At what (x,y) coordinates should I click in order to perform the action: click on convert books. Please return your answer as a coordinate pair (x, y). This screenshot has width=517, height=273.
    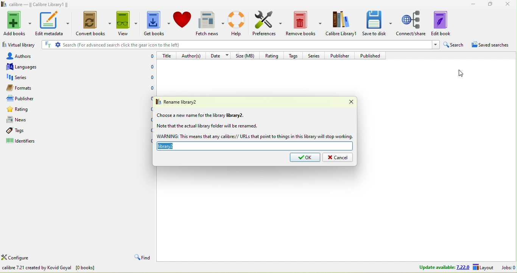
    Looking at the image, I should click on (92, 24).